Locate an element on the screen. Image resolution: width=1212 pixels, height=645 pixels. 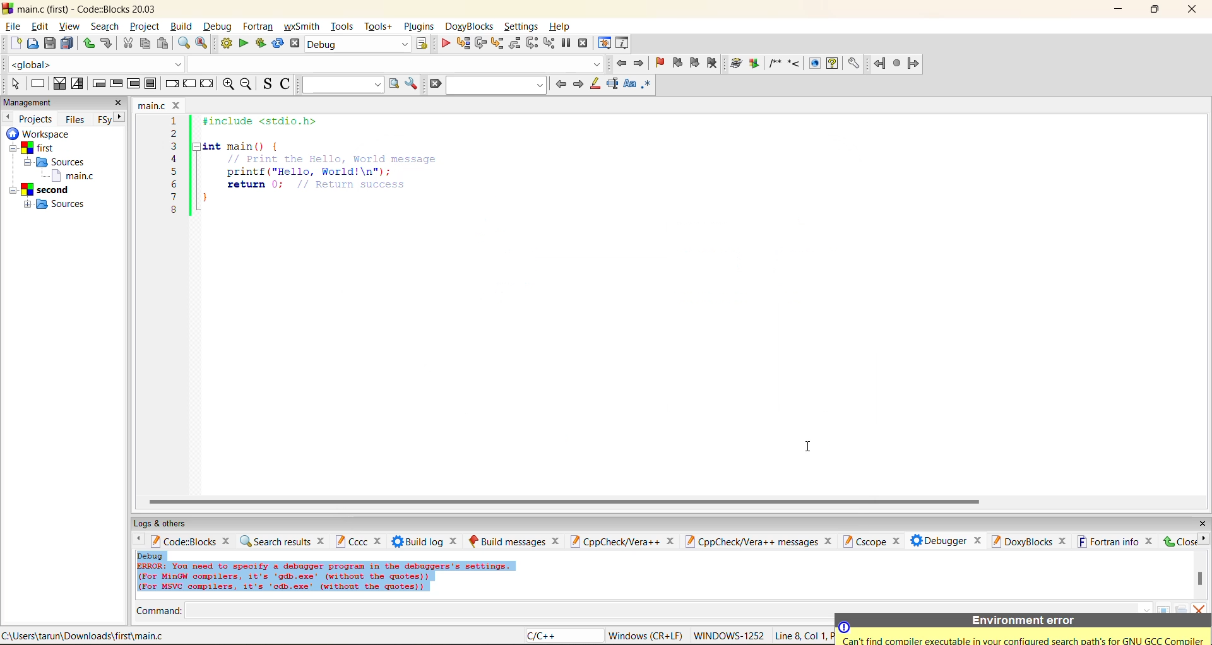
step out is located at coordinates (514, 43).